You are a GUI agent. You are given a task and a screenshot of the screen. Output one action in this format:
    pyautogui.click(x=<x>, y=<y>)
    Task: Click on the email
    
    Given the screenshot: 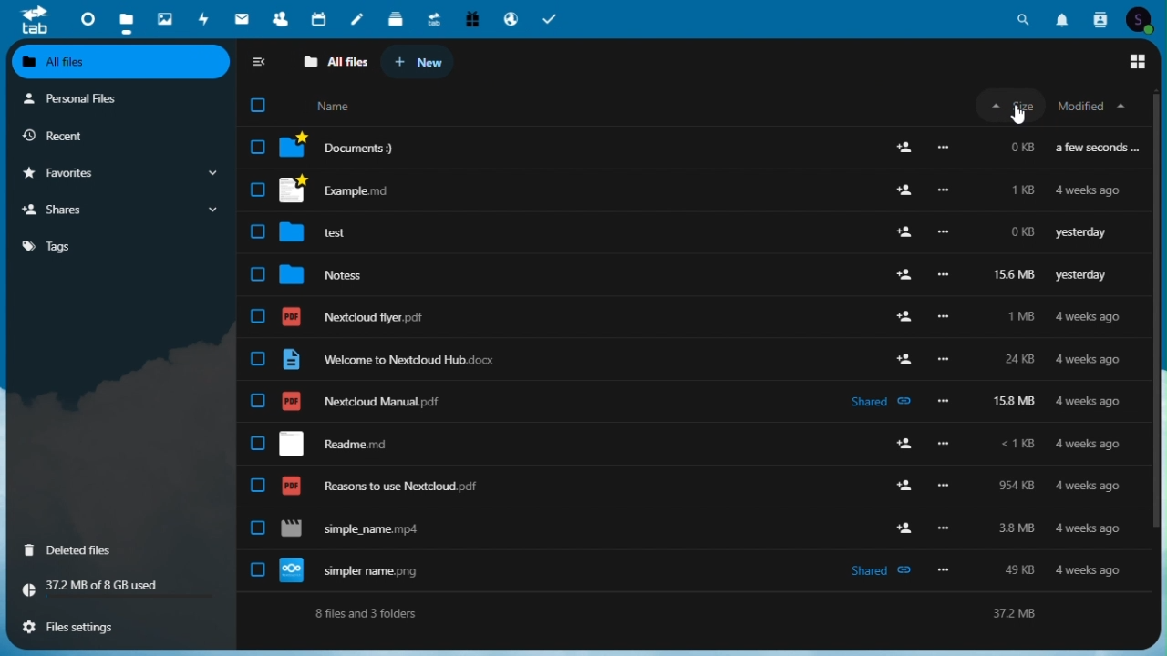 What is the action you would take?
    pyautogui.click(x=242, y=19)
    